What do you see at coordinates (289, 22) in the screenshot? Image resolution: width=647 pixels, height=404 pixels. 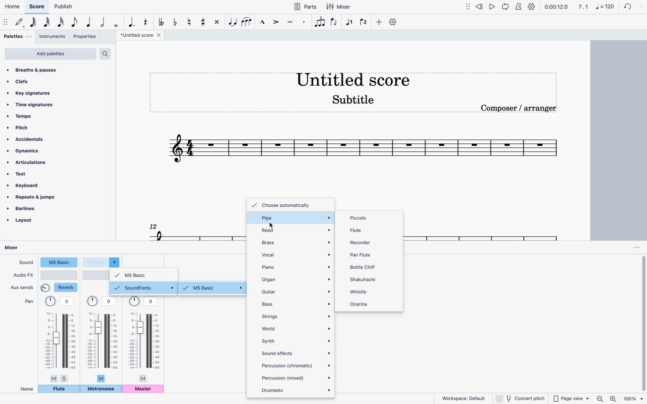 I see `tenuto` at bounding box center [289, 22].